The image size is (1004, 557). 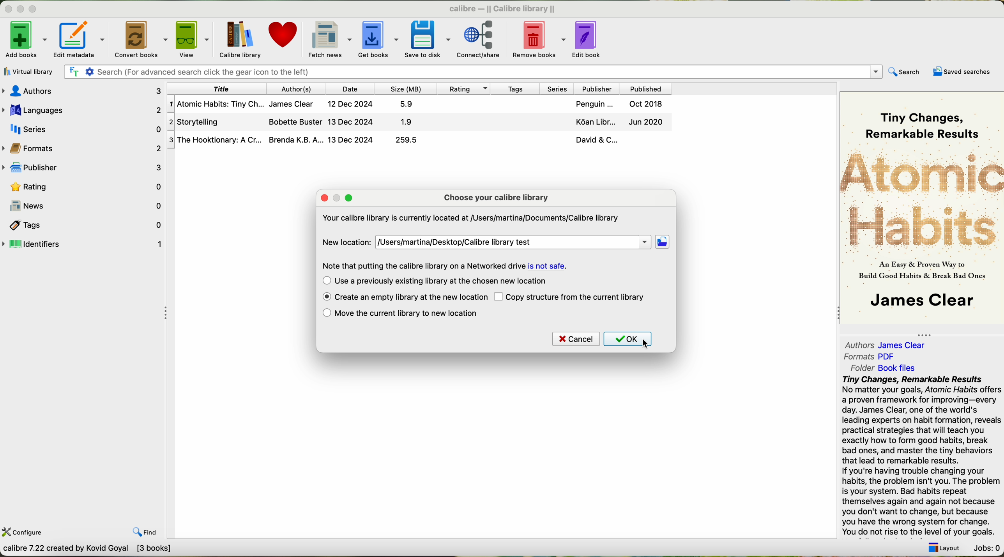 What do you see at coordinates (404, 297) in the screenshot?
I see `enable create an empty library` at bounding box center [404, 297].